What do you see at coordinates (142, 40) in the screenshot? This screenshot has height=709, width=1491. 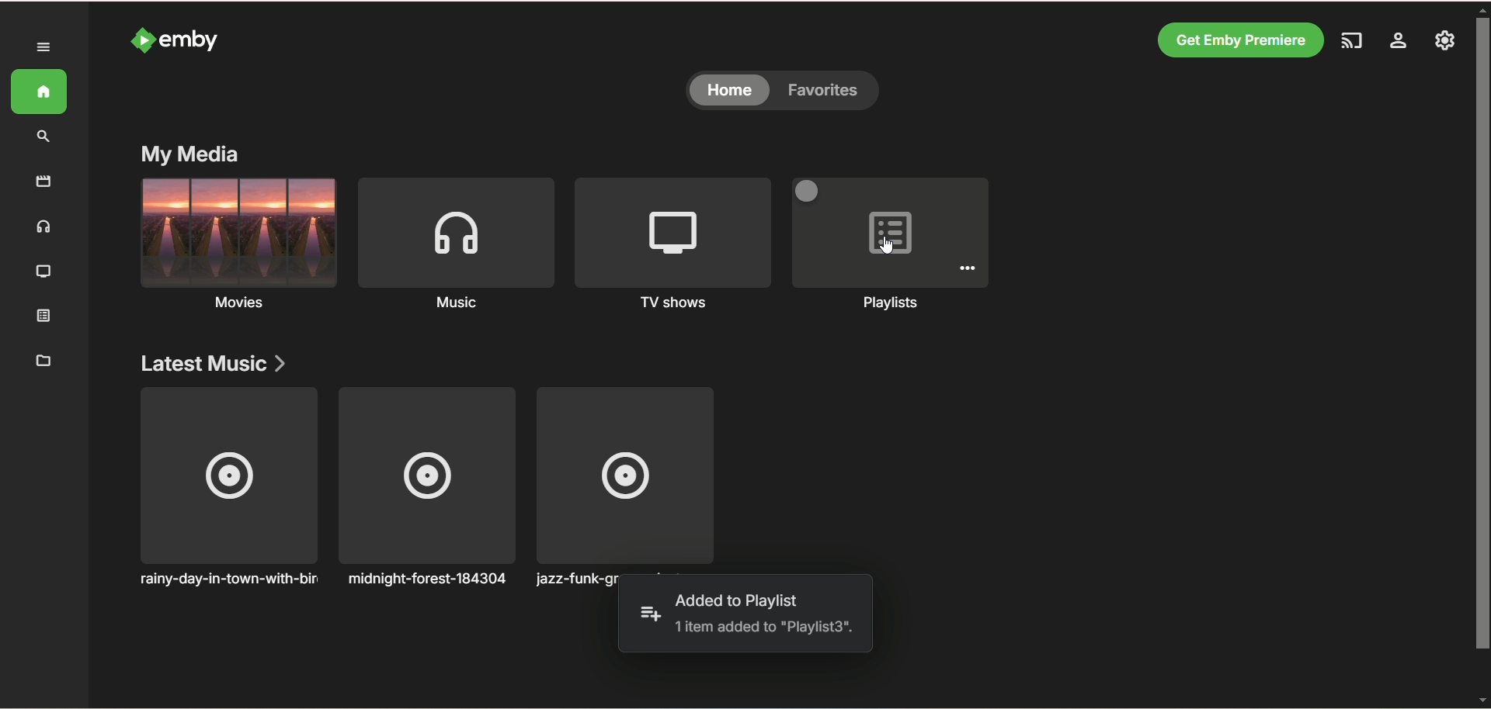 I see `Emby logo` at bounding box center [142, 40].